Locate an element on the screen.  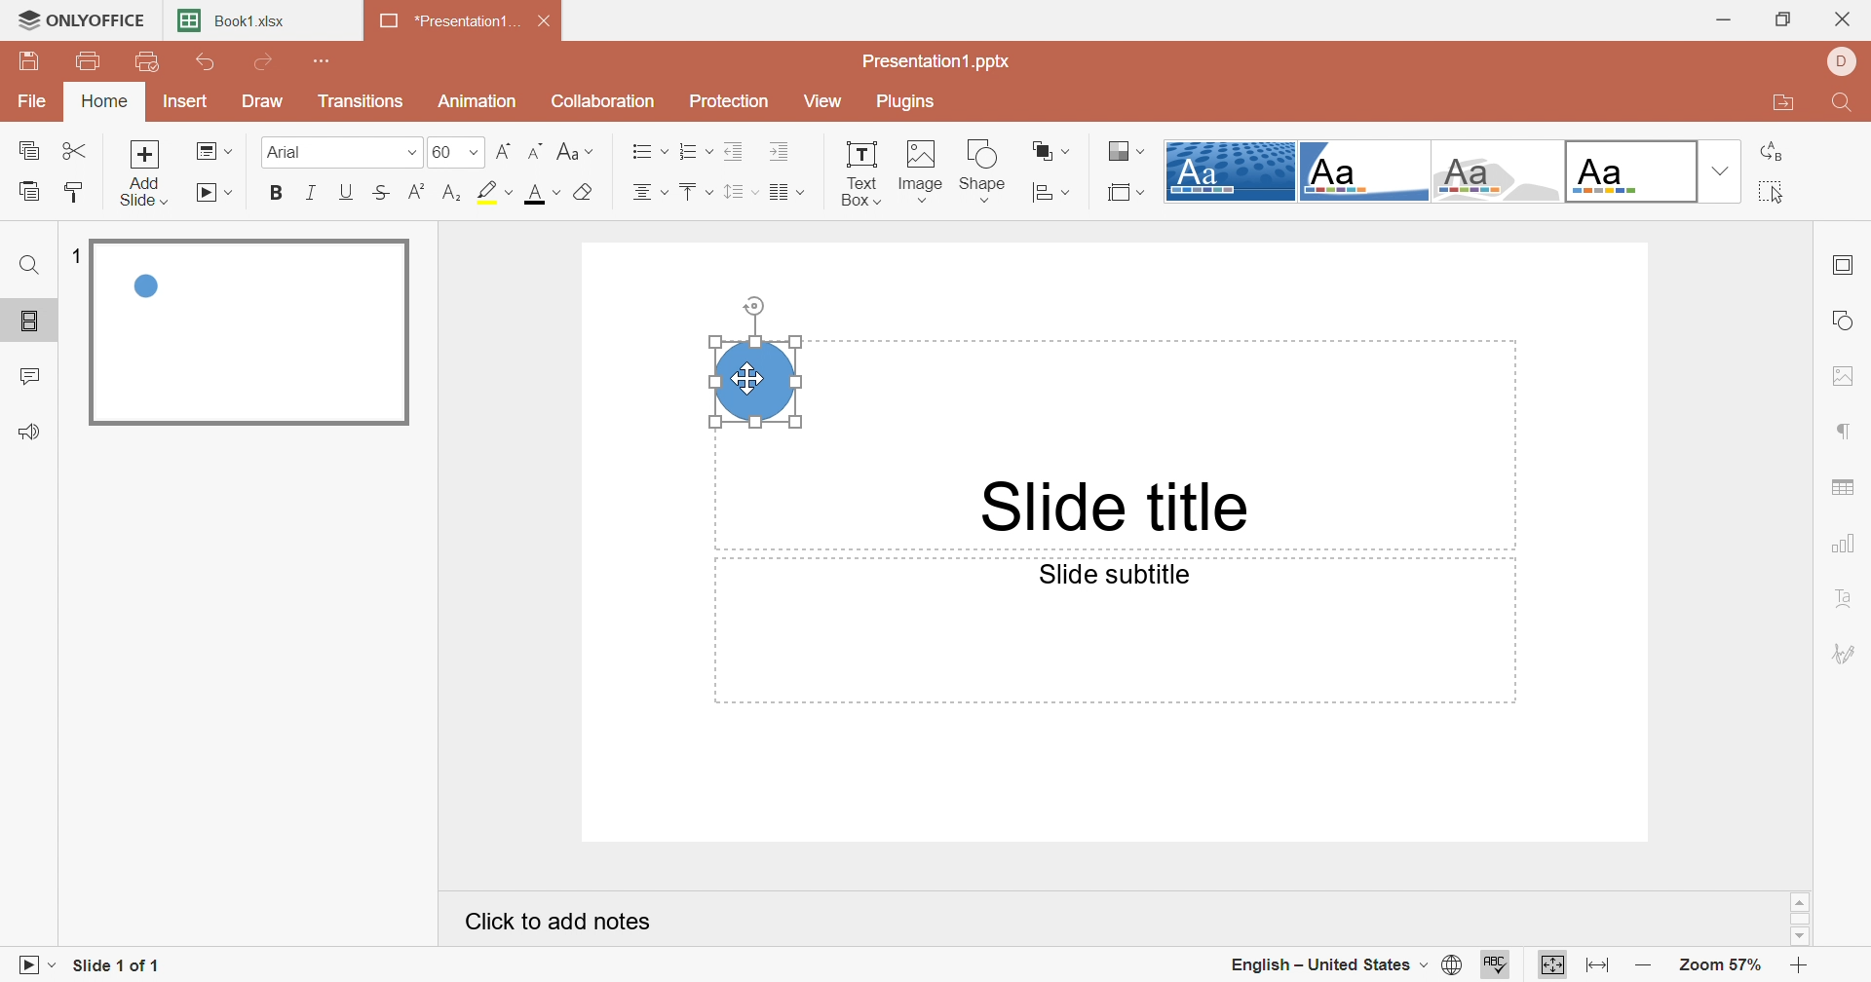
Replace is located at coordinates (1772, 152).